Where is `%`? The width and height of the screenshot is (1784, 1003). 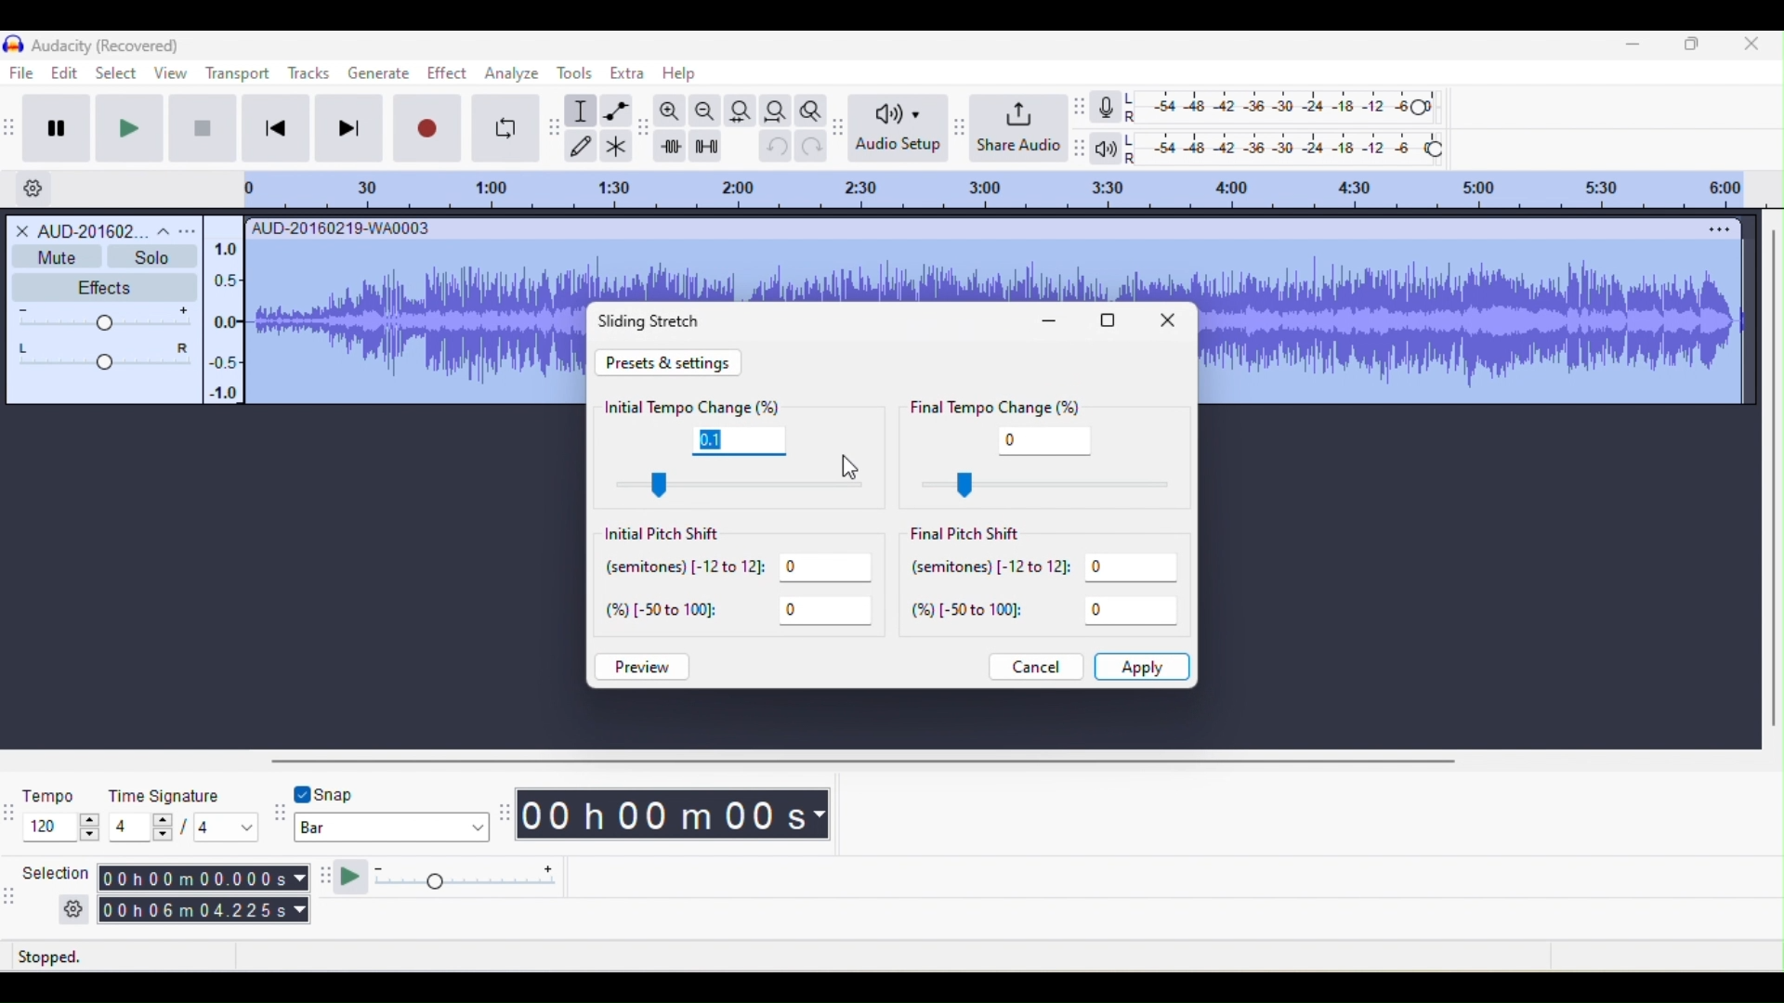 % is located at coordinates (745, 612).